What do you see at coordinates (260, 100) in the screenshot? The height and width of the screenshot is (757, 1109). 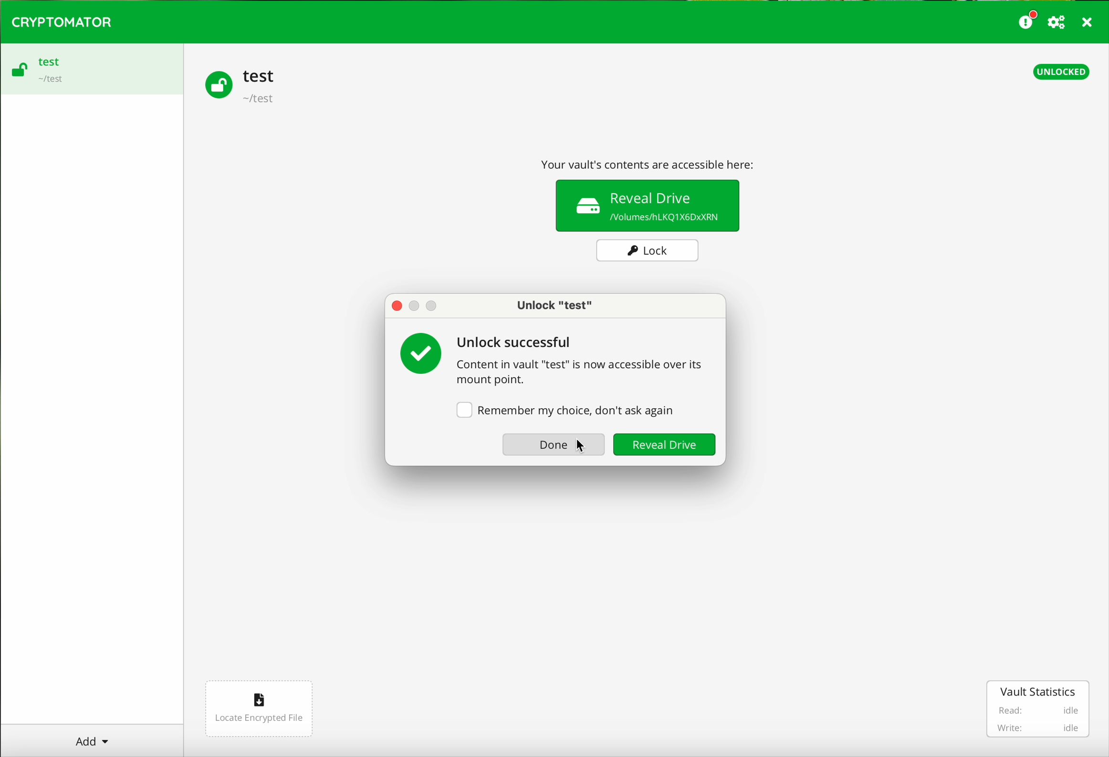 I see `~/test` at bounding box center [260, 100].